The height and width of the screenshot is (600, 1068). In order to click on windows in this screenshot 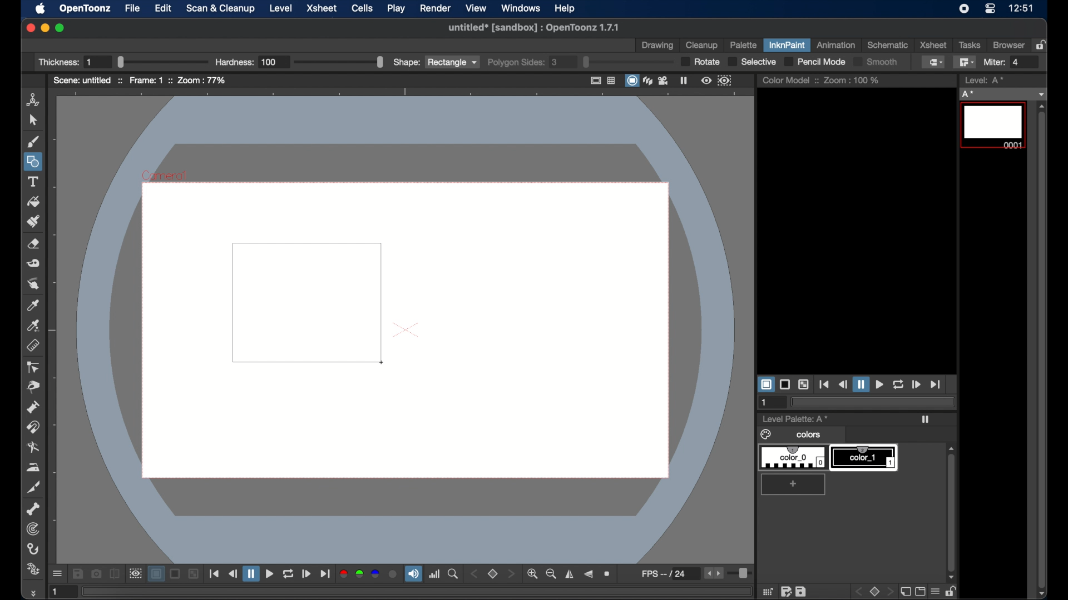, I will do `click(521, 8)`.